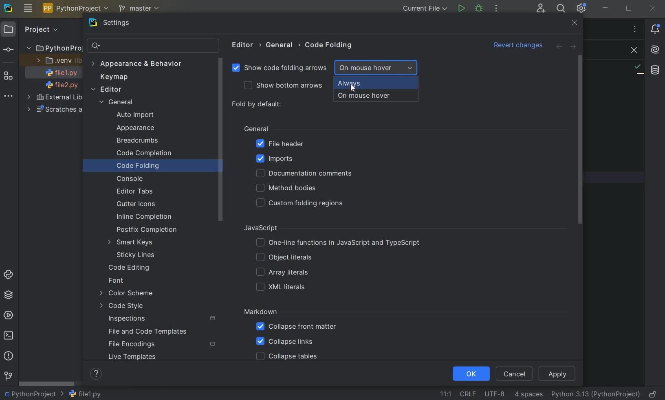 The width and height of the screenshot is (665, 400). I want to click on SMART KEYS, so click(132, 243).